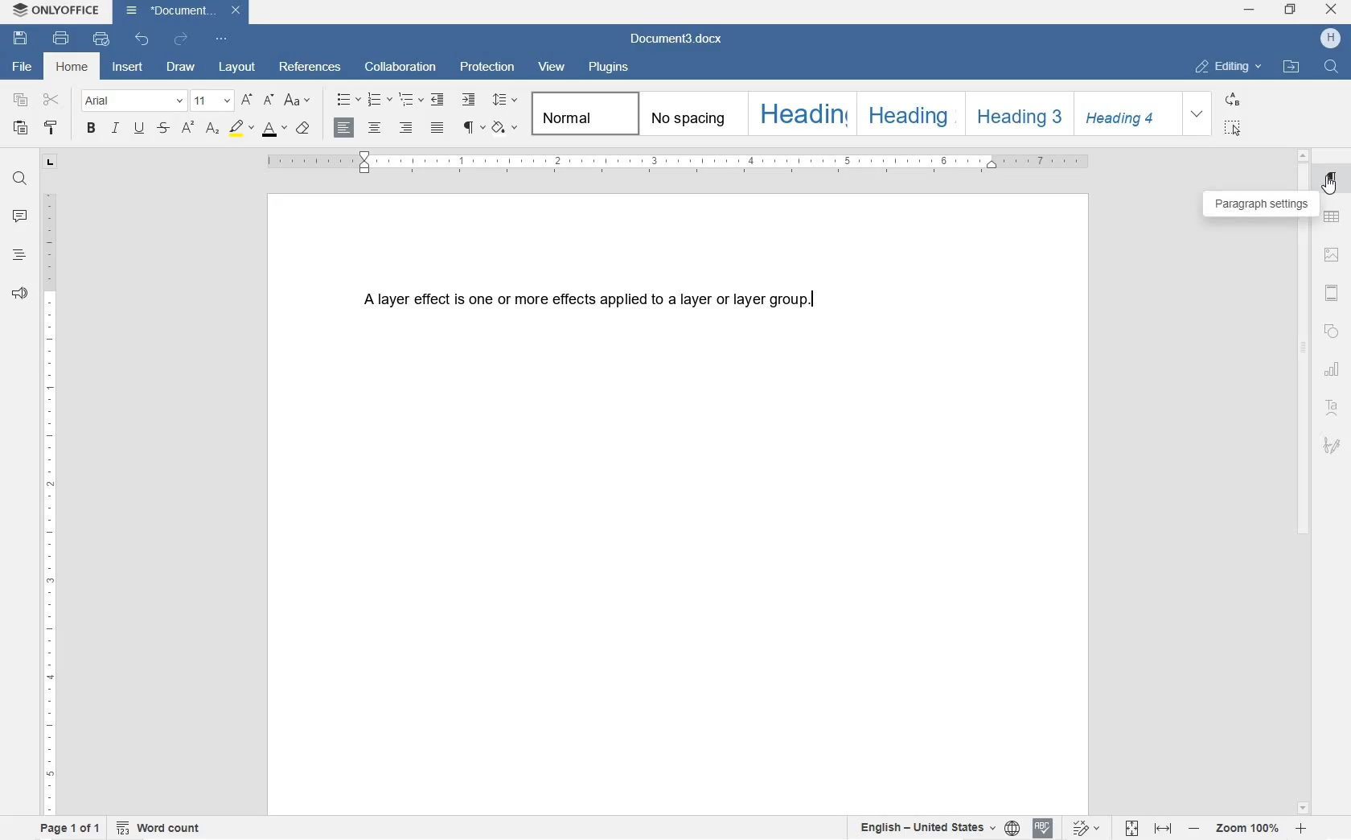 Image resolution: width=1351 pixels, height=840 pixels. I want to click on FEEDBACK & SUPPORT, so click(19, 294).